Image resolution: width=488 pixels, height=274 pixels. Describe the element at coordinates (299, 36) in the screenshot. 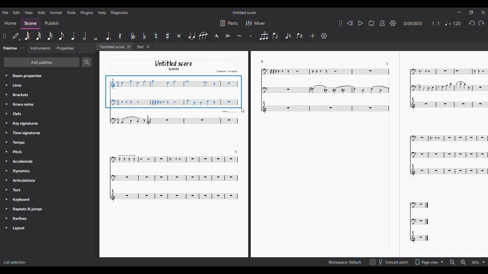

I see `Voice 2` at that location.